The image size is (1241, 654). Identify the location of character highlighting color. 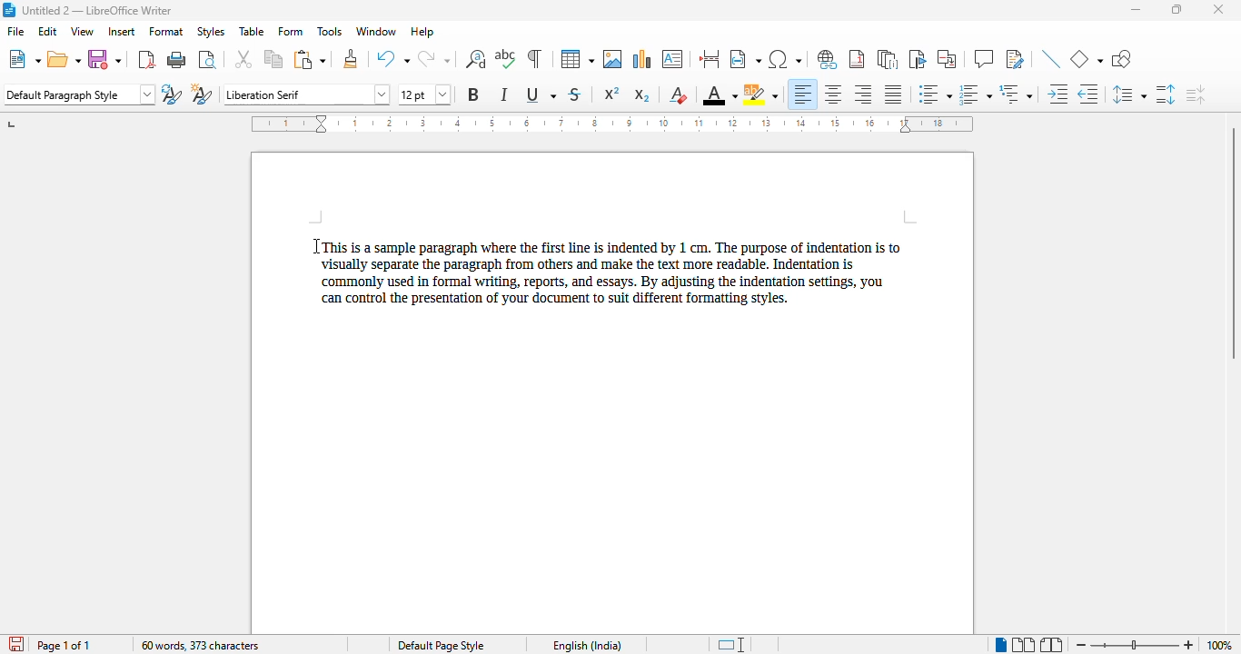
(761, 94).